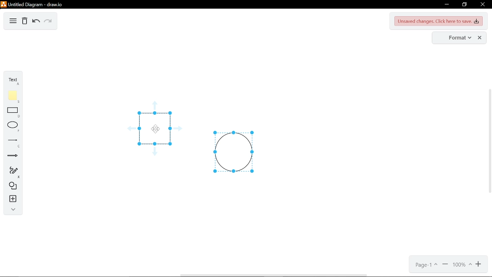 The height and width of the screenshot is (277, 492). I want to click on undo, so click(37, 21).